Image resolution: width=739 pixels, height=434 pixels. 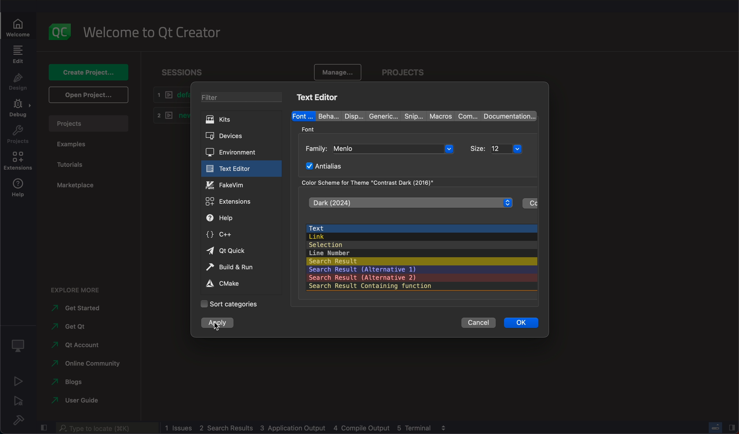 I want to click on welcome to Qt, so click(x=157, y=34).